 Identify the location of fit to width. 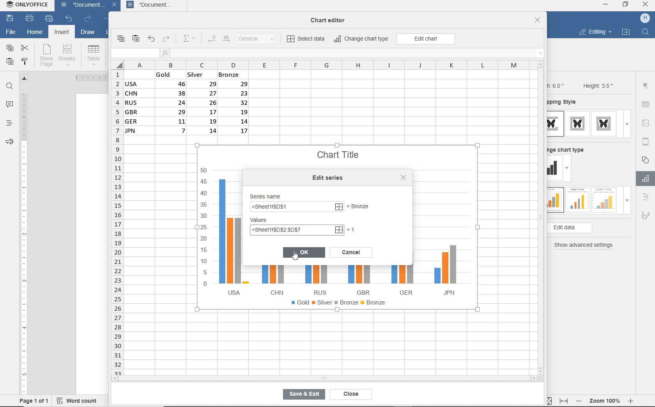
(563, 401).